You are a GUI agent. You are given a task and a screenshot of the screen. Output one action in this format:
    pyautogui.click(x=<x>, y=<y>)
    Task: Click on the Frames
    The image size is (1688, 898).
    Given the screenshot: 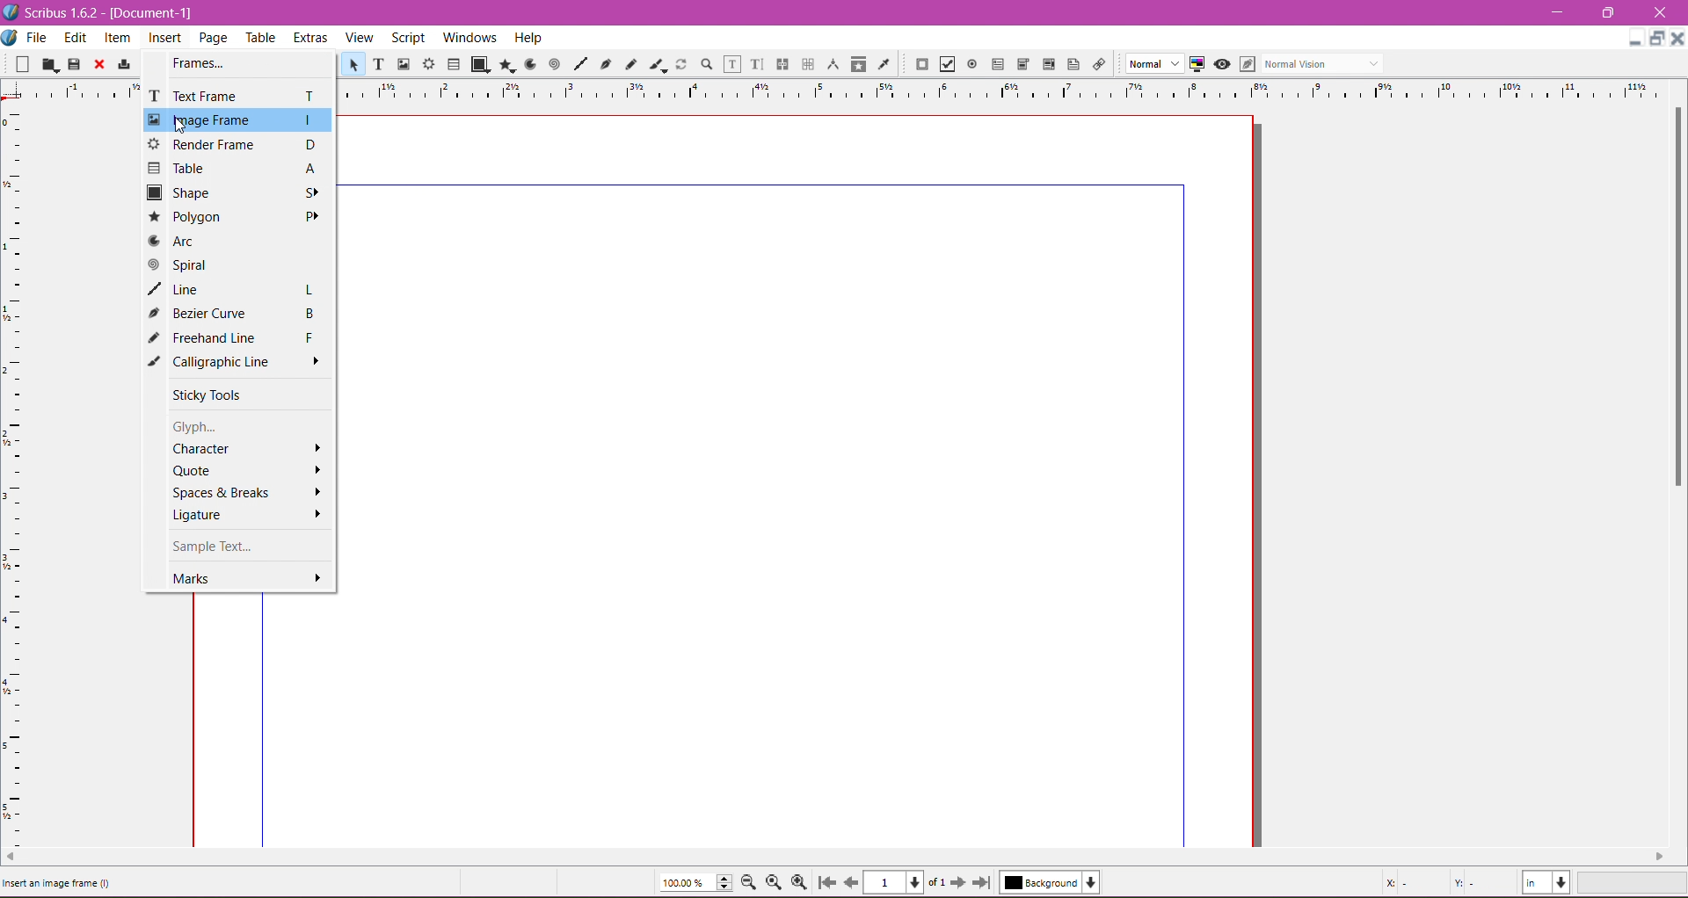 What is the action you would take?
    pyautogui.click(x=205, y=63)
    